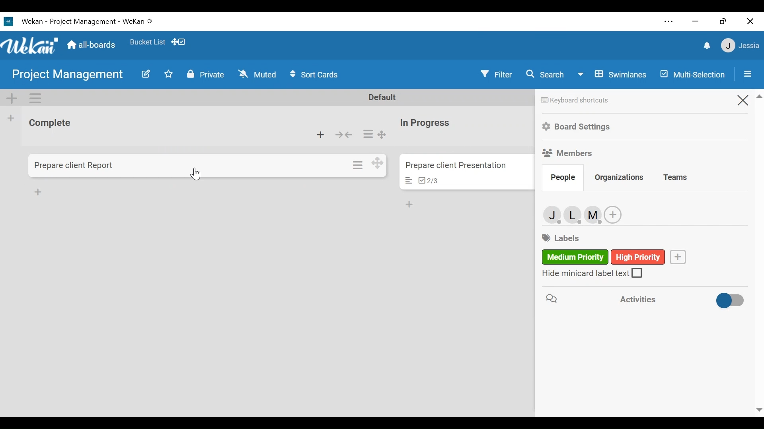 This screenshot has height=429, width=764. I want to click on Card Title, so click(75, 166).